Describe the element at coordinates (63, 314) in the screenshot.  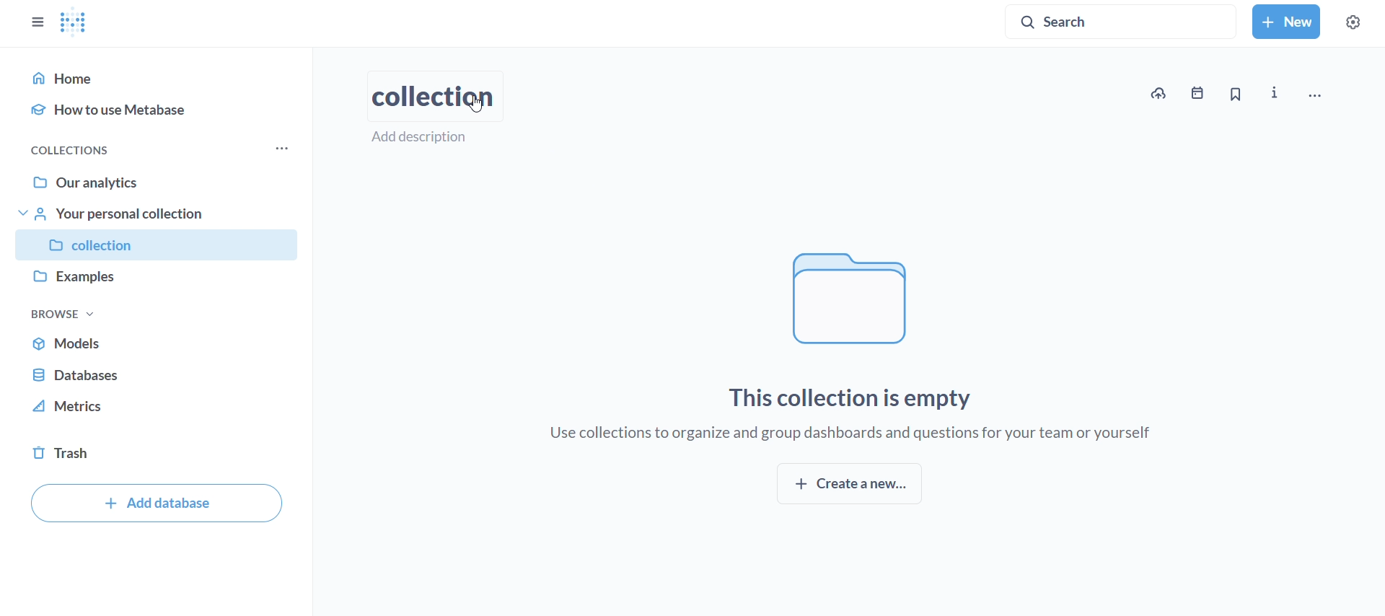
I see `browse` at that location.